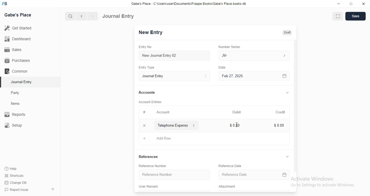 The height and width of the screenshot is (196, 370). I want to click on Dashboard, so click(18, 39).